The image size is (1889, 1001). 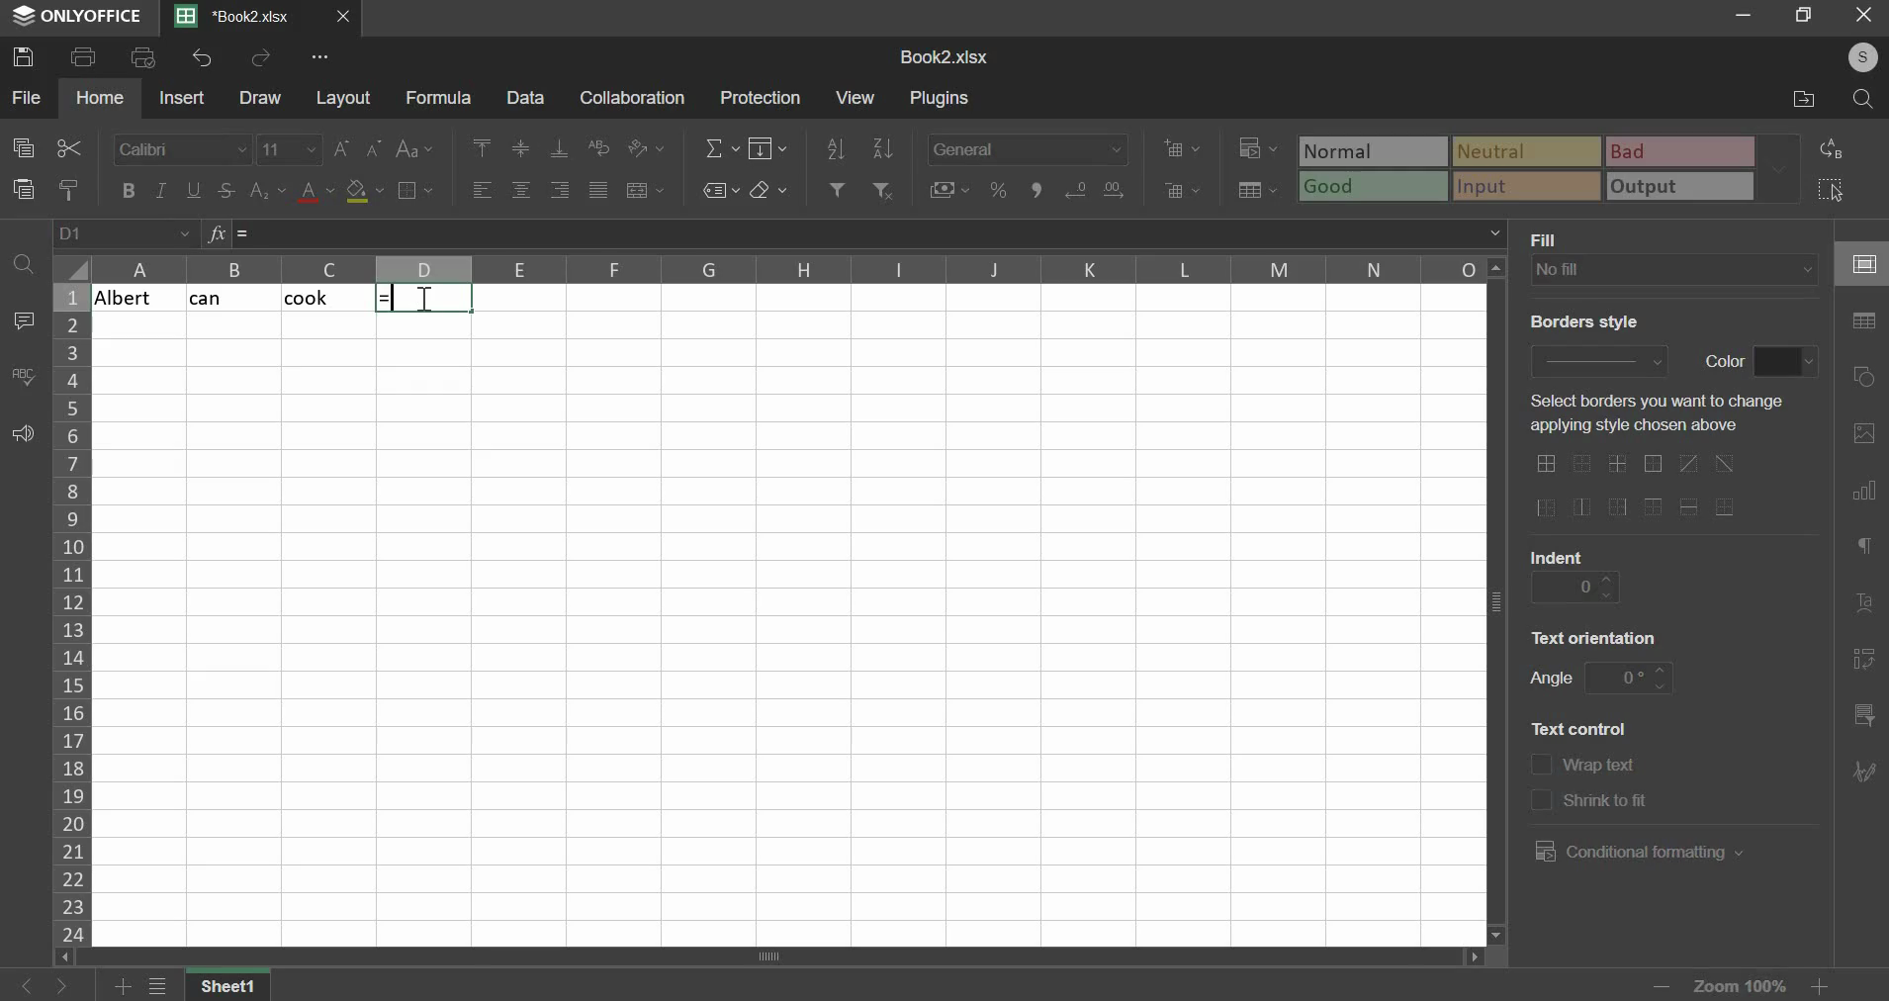 What do you see at coordinates (646, 190) in the screenshot?
I see `merge & center` at bounding box center [646, 190].